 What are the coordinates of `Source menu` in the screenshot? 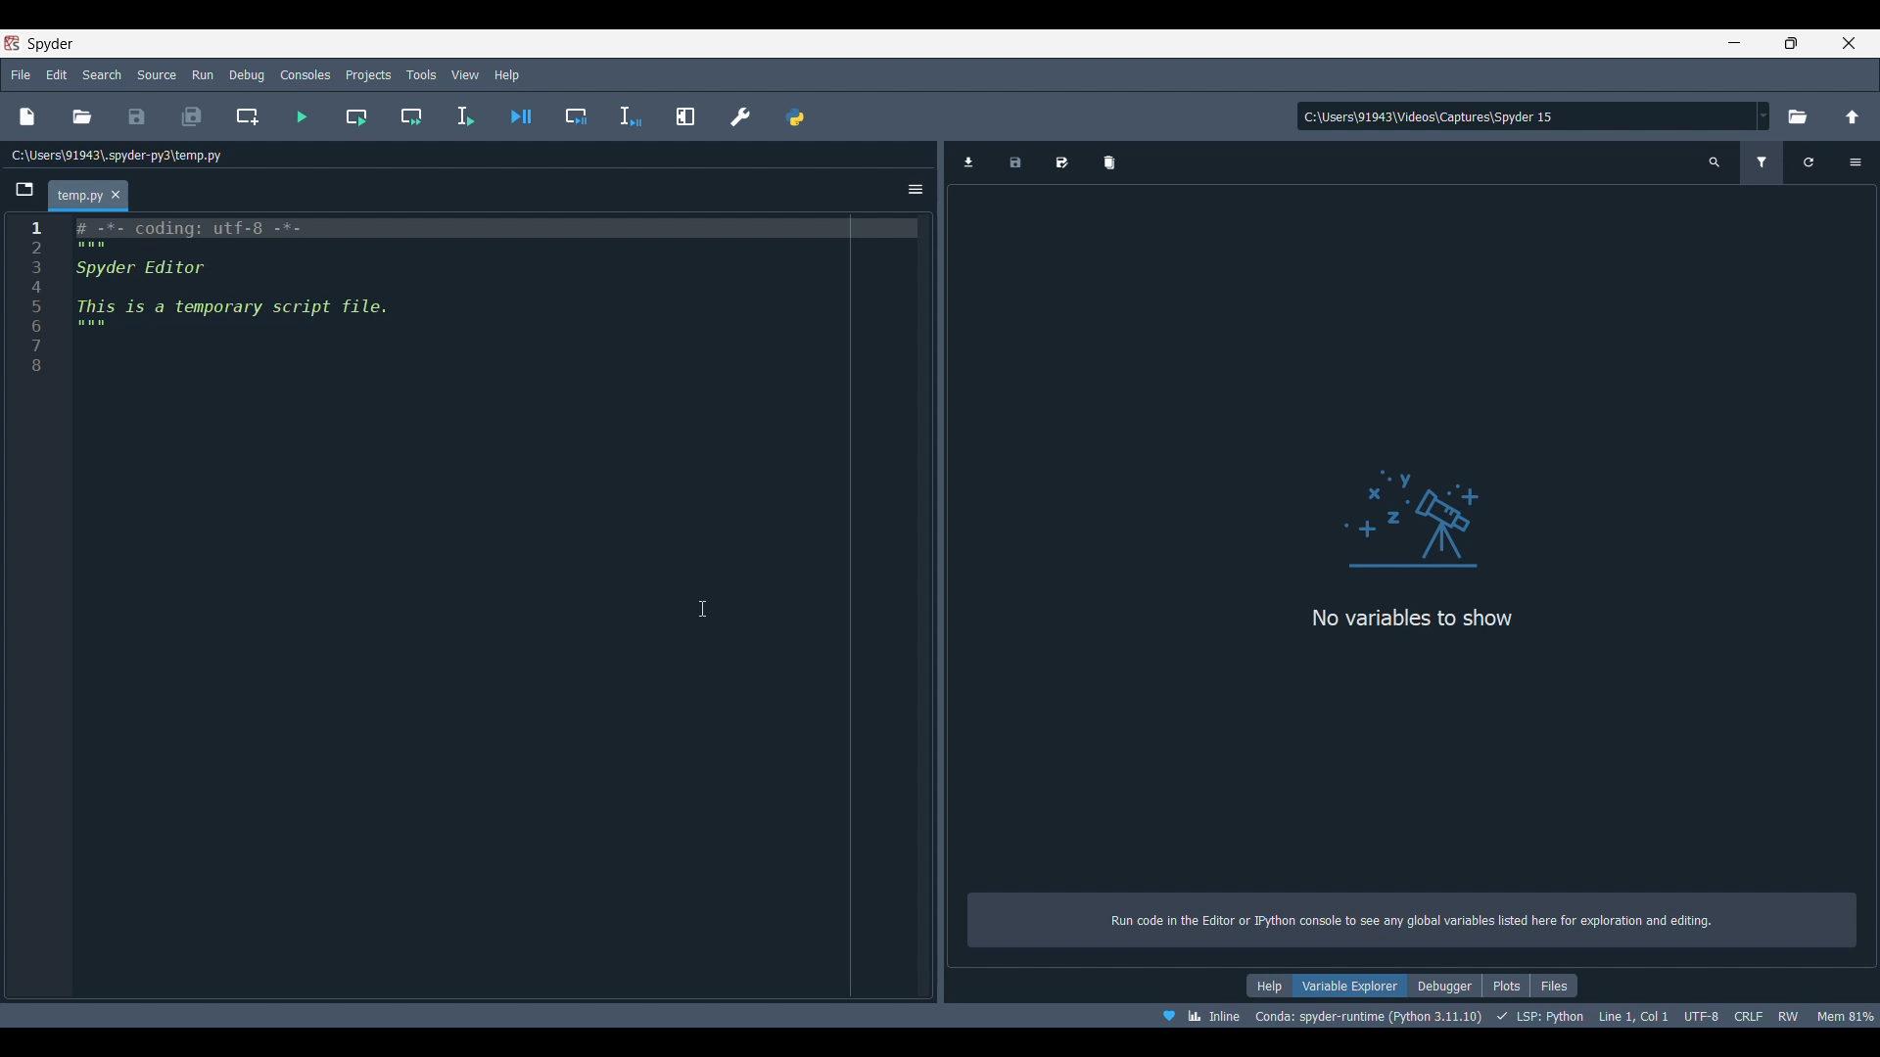 It's located at (157, 75).